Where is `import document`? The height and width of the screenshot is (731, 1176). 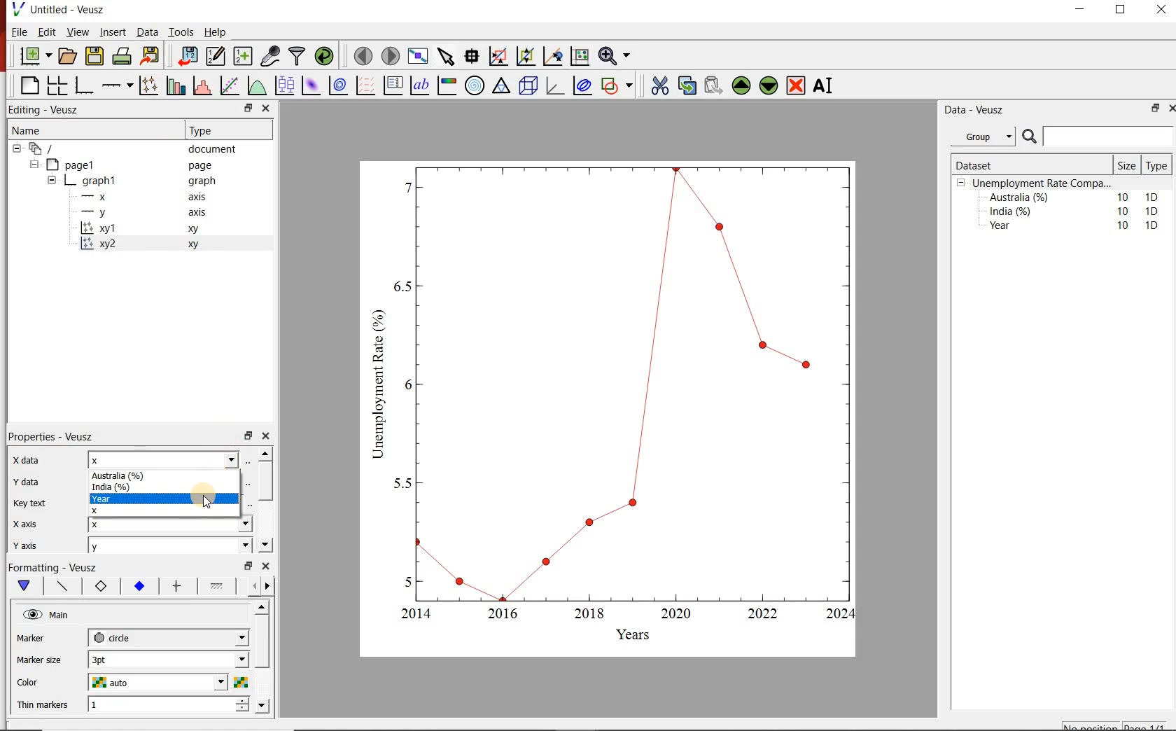 import document is located at coordinates (189, 55).